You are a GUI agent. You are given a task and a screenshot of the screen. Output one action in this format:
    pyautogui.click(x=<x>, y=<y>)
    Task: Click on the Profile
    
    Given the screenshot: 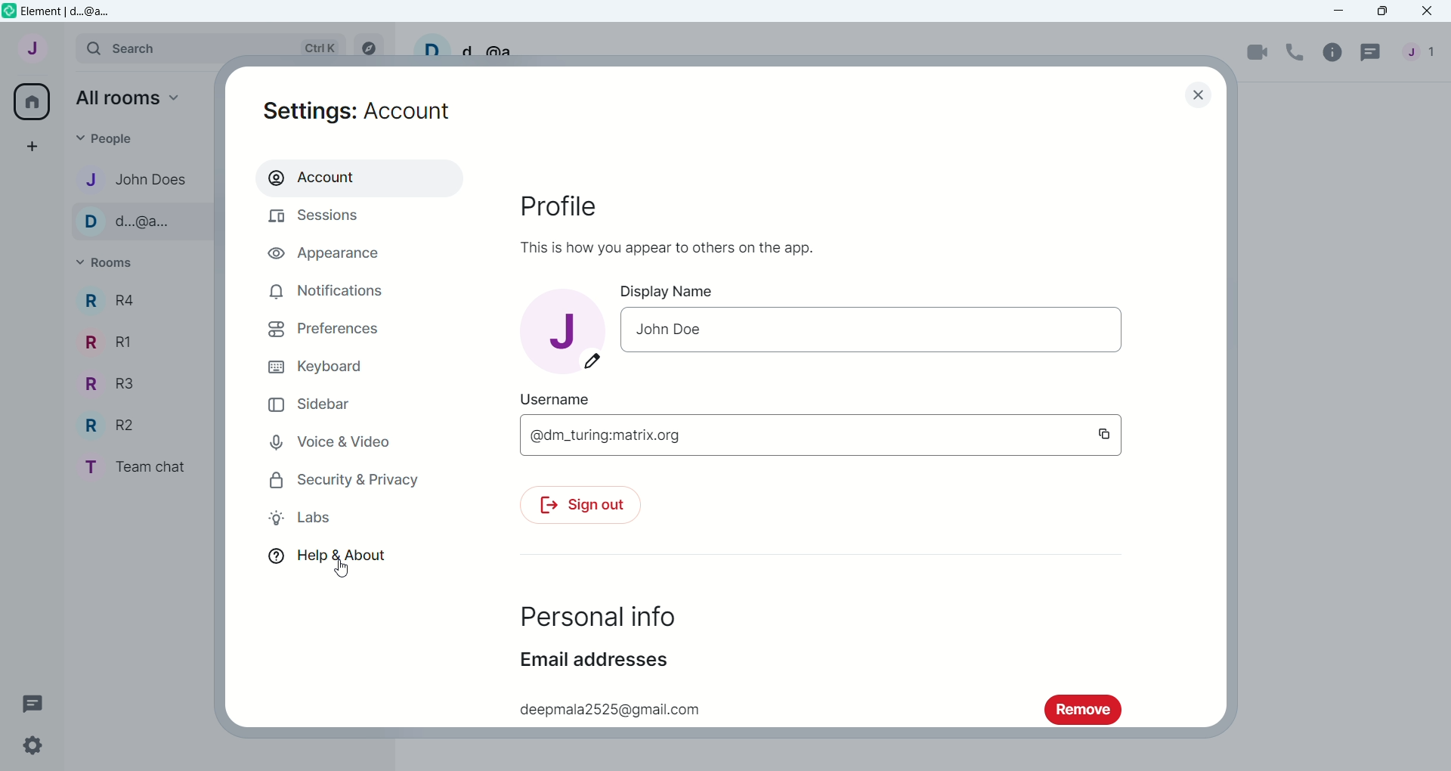 What is the action you would take?
    pyautogui.click(x=557, y=206)
    